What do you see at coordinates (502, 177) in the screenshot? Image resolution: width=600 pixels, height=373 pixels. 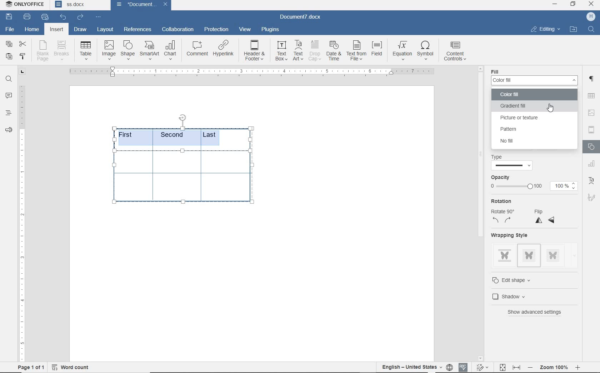 I see `opacity` at bounding box center [502, 177].